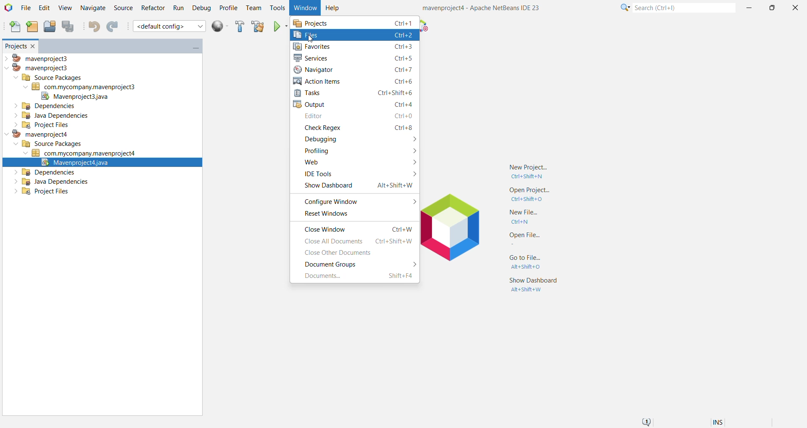 This screenshot has height=428, width=807. Describe the element at coordinates (772, 8) in the screenshot. I see `Maximize` at that location.